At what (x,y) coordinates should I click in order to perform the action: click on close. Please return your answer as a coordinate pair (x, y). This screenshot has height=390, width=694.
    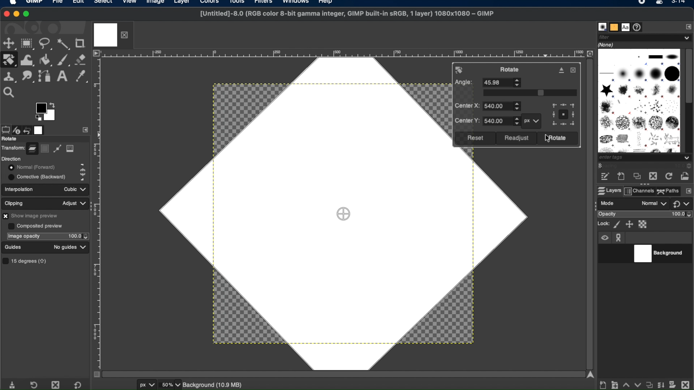
    Looking at the image, I should click on (573, 70).